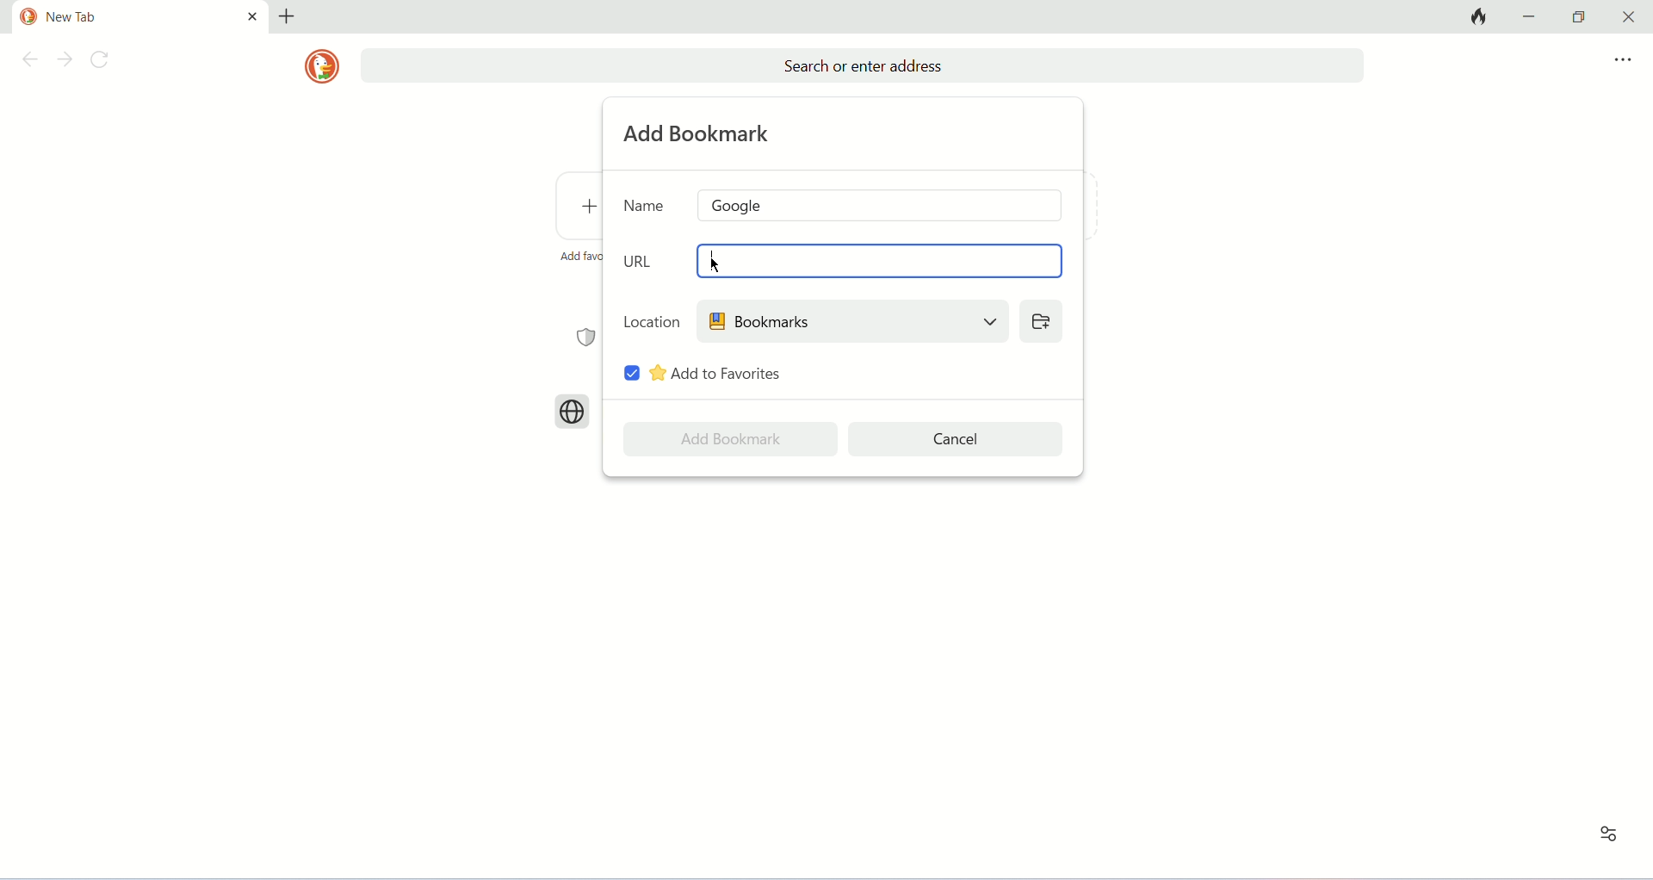 This screenshot has width=1653, height=880. I want to click on location, so click(652, 320).